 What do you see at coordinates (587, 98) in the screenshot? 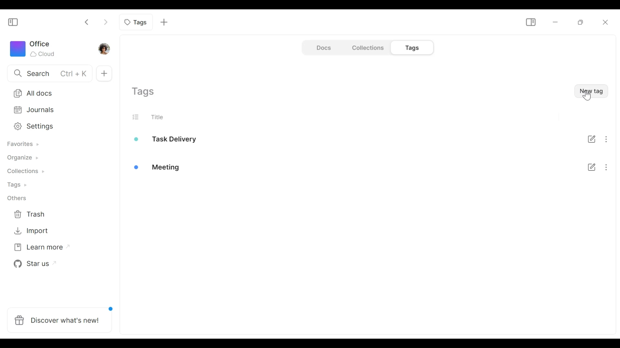
I see `cursor` at bounding box center [587, 98].